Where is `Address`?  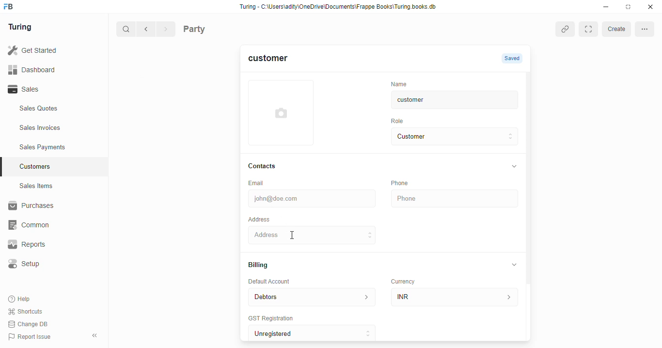 Address is located at coordinates (259, 218).